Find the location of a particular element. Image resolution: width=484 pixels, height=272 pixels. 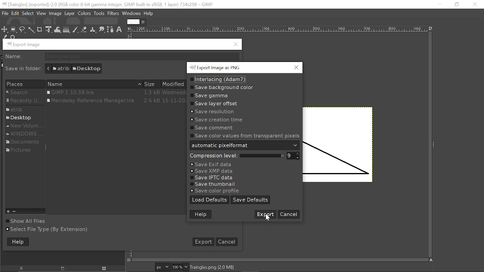

Save resolution is located at coordinates (214, 111).